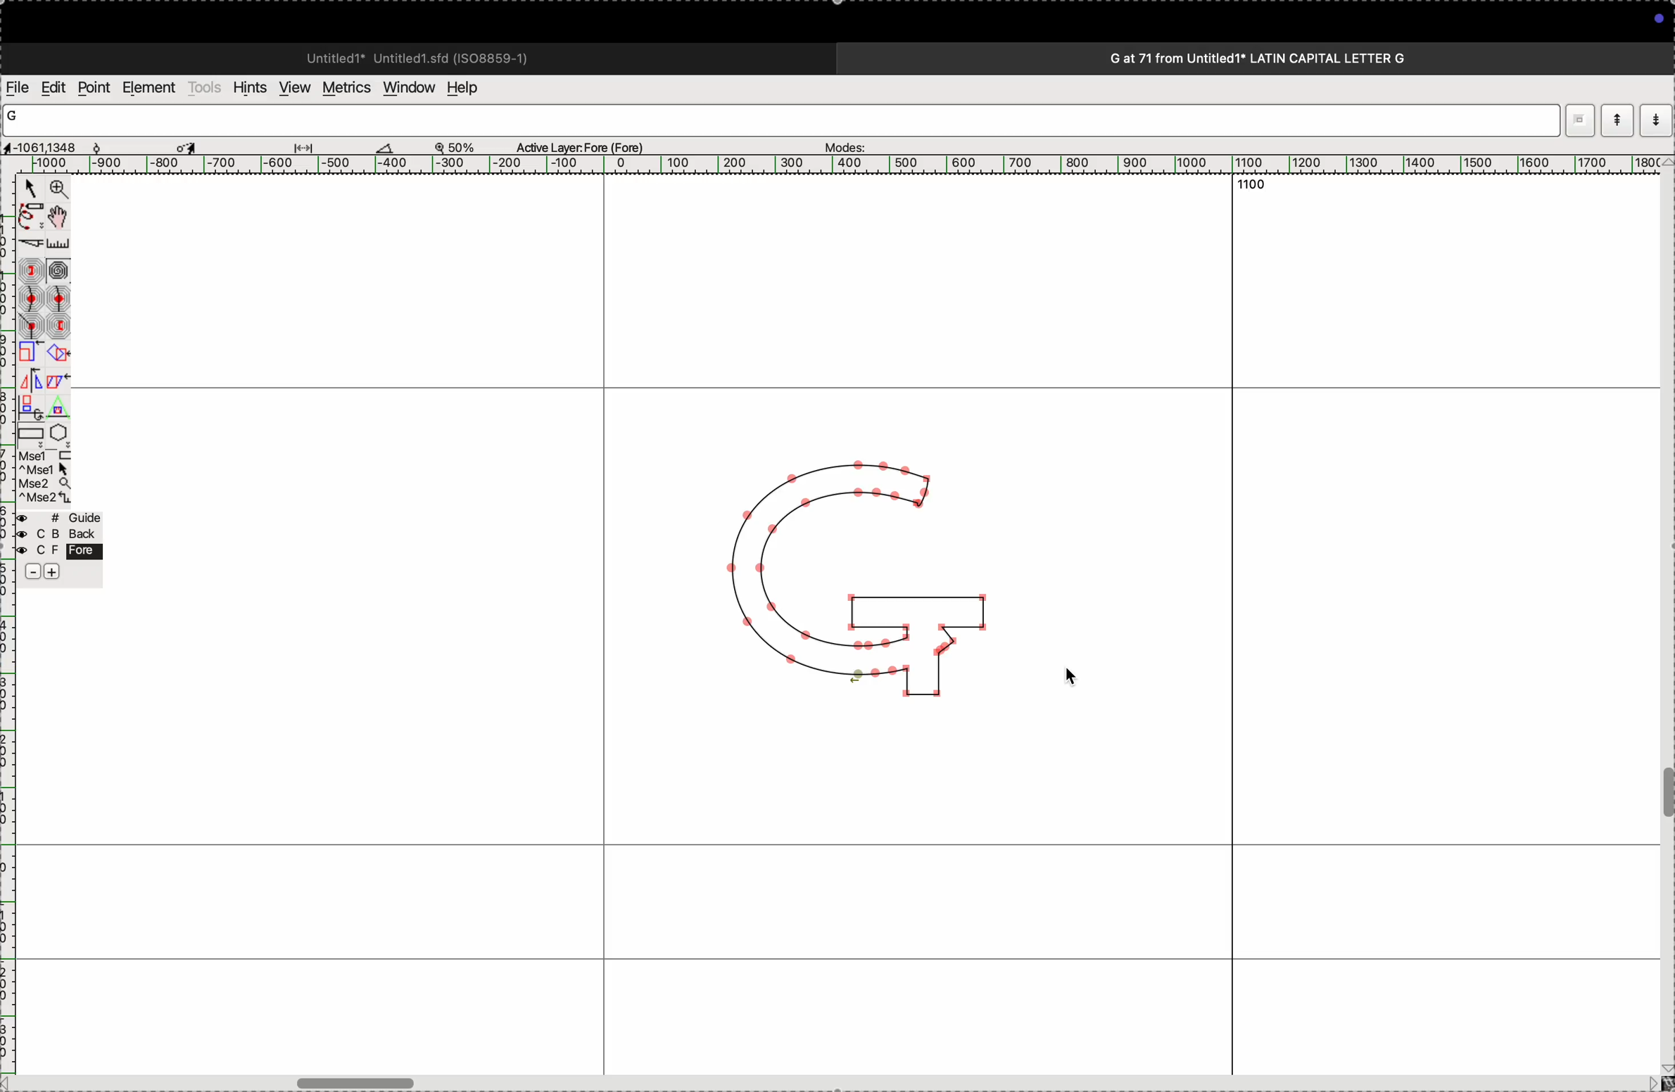 The image size is (1675, 1092). I want to click on window, so click(410, 89).